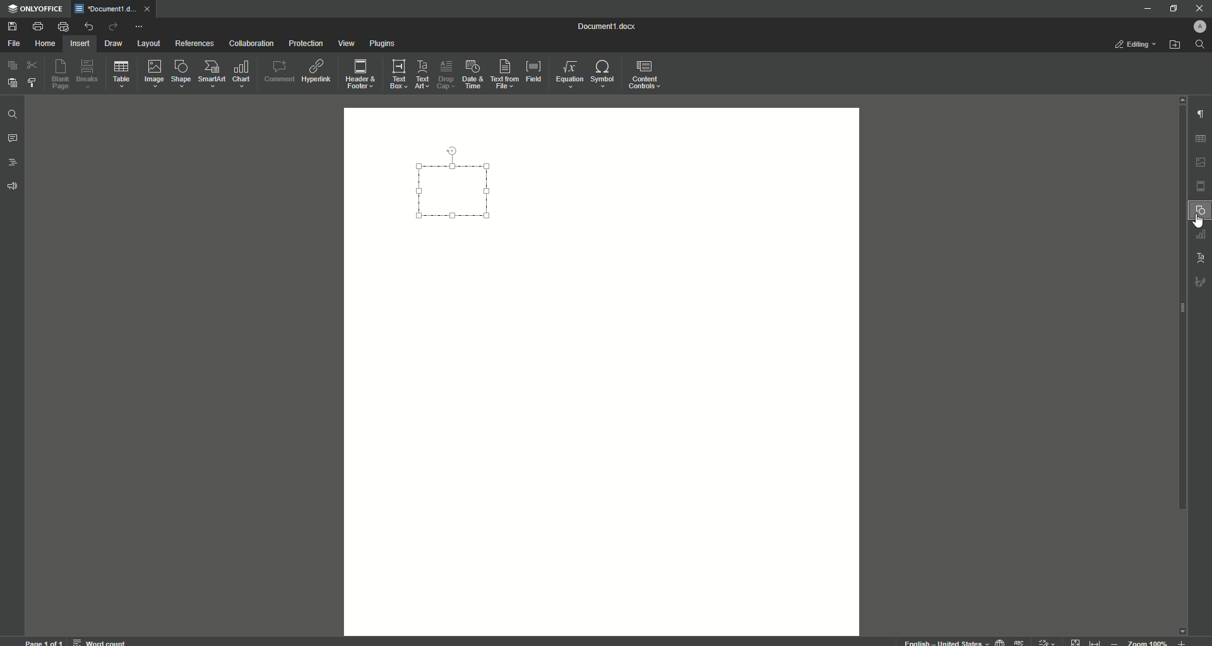  I want to click on Content Controls, so click(646, 76).